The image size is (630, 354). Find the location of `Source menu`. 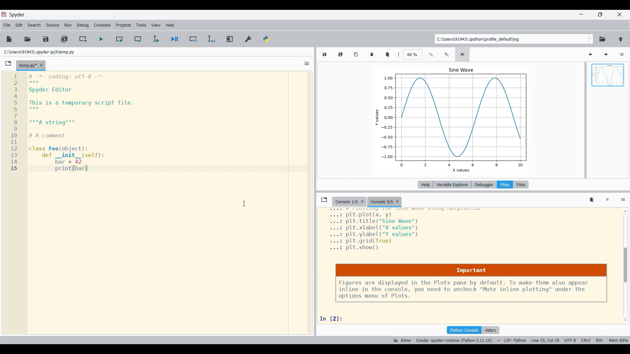

Source menu is located at coordinates (52, 25).